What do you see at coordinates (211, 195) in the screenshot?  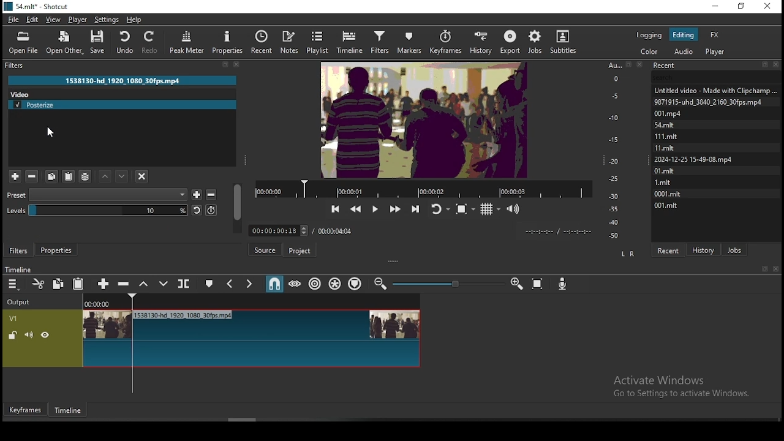 I see `delete filter` at bounding box center [211, 195].